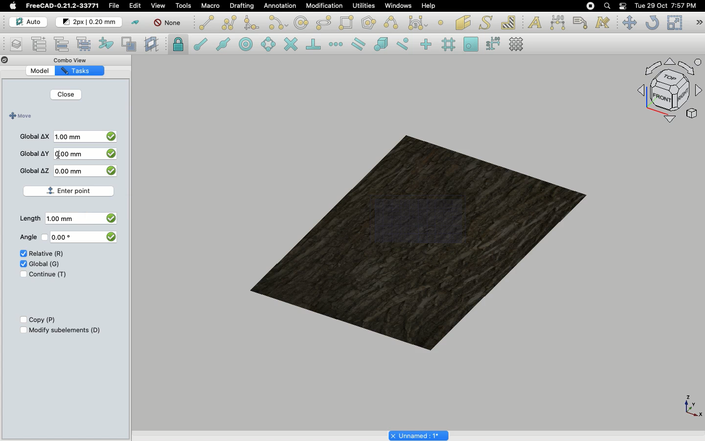 The height and width of the screenshot is (441, 705). I want to click on Snap near, so click(405, 44).